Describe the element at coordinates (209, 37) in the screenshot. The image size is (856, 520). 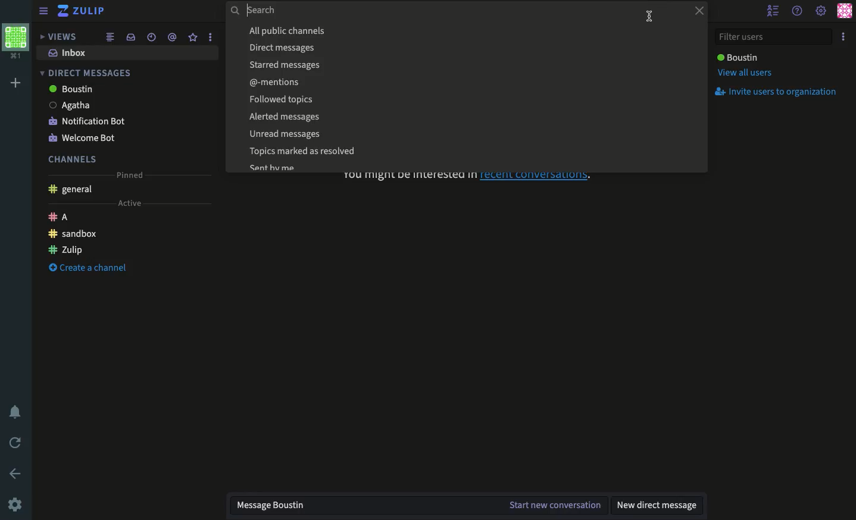
I see `Options` at that location.